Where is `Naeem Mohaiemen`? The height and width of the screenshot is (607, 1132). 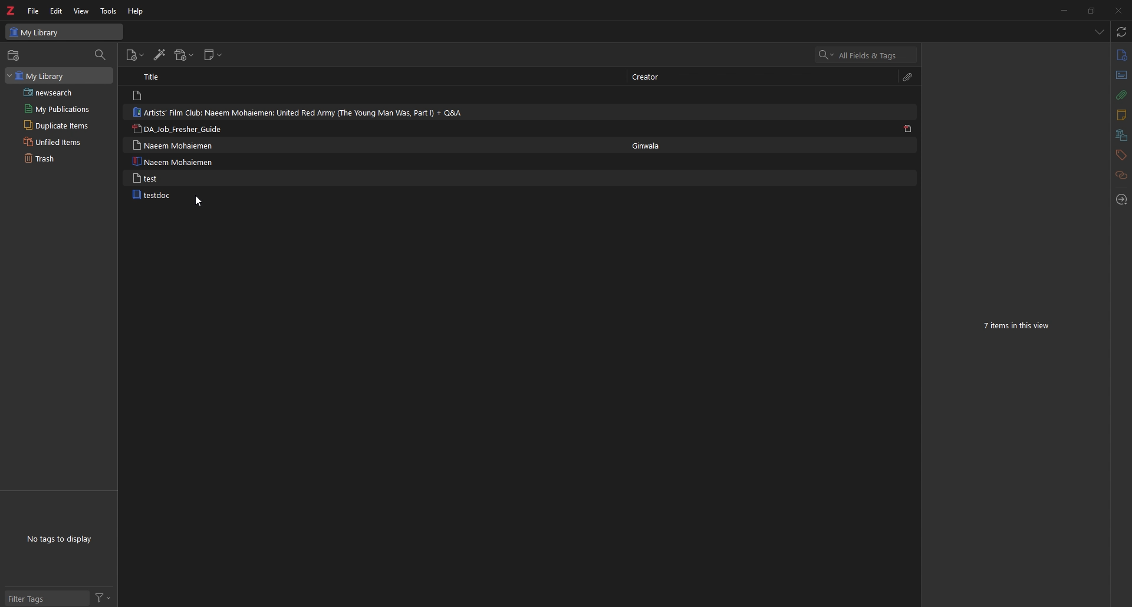
Naeem Mohaiemen is located at coordinates (178, 146).